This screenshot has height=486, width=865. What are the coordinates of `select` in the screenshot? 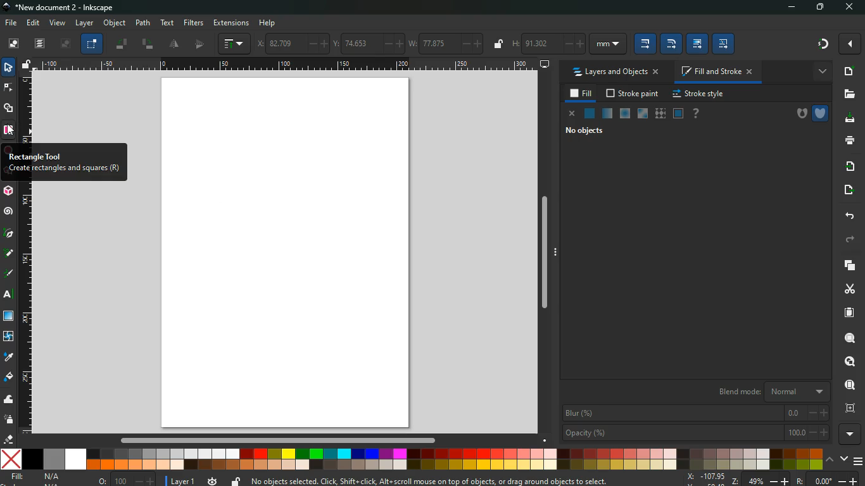 It's located at (8, 68).